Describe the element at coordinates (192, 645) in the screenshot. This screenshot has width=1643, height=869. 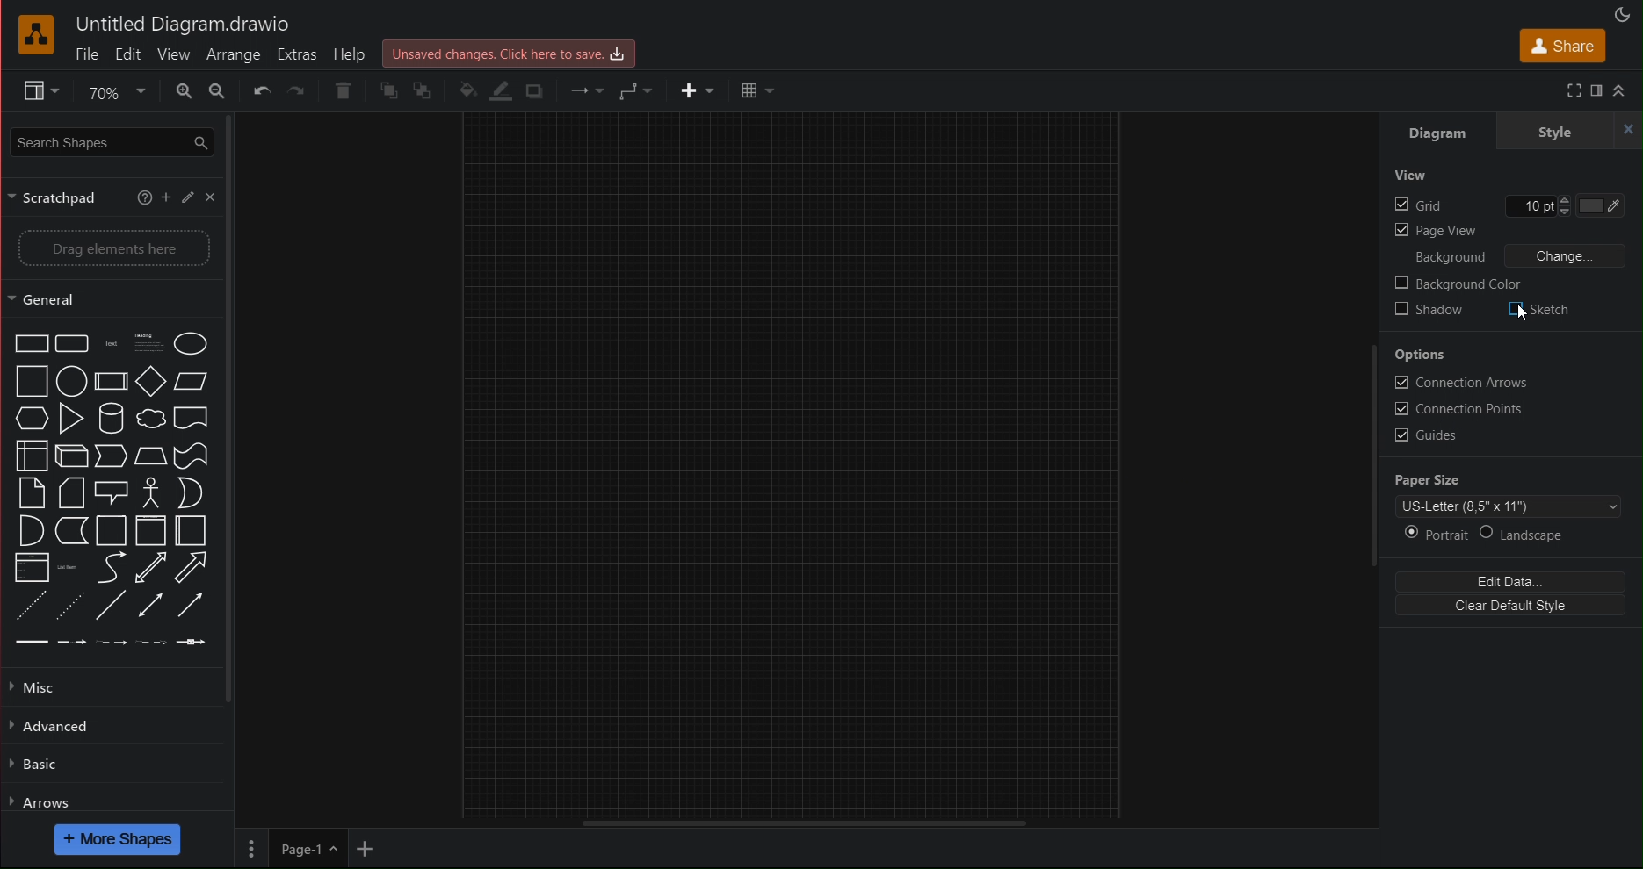
I see `connector with symbol` at that location.